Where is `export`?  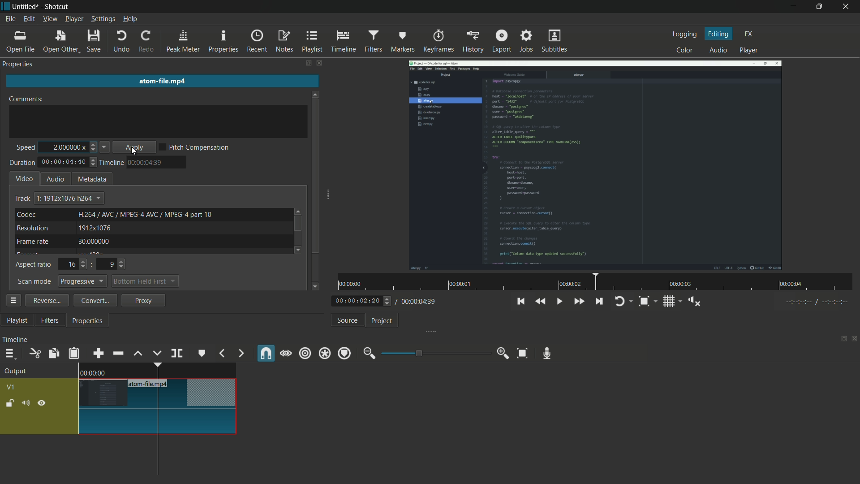 export is located at coordinates (502, 41).